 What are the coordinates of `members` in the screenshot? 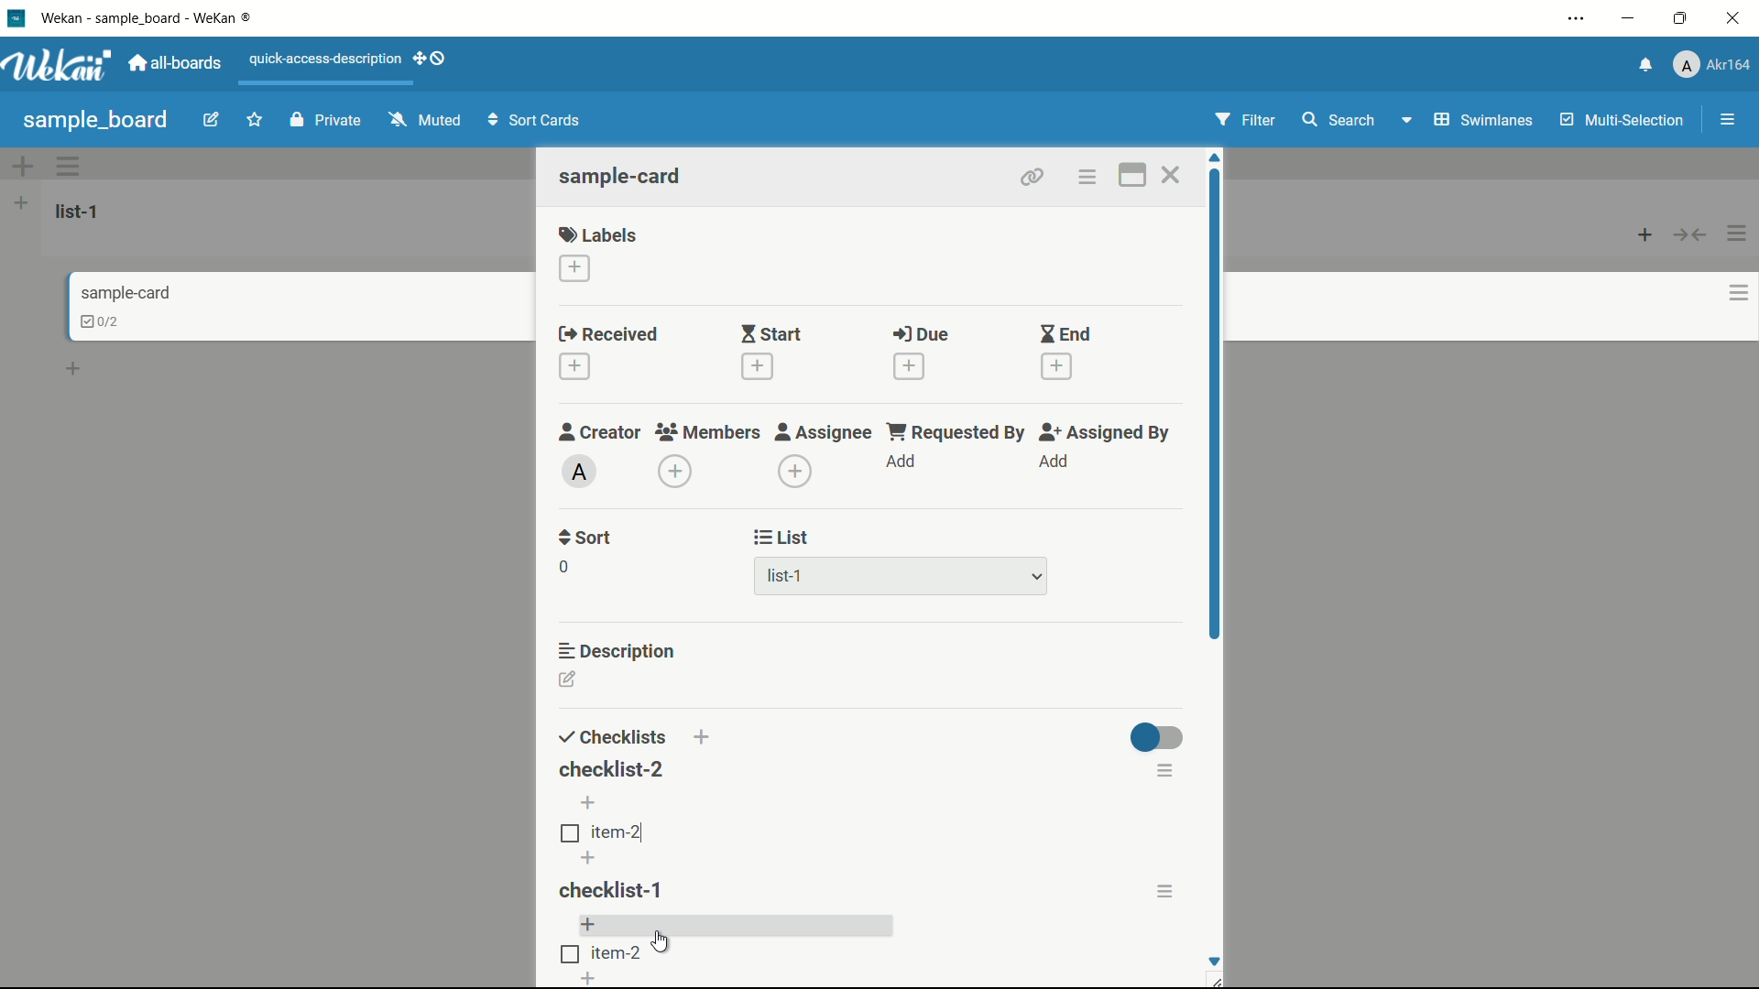 It's located at (706, 433).